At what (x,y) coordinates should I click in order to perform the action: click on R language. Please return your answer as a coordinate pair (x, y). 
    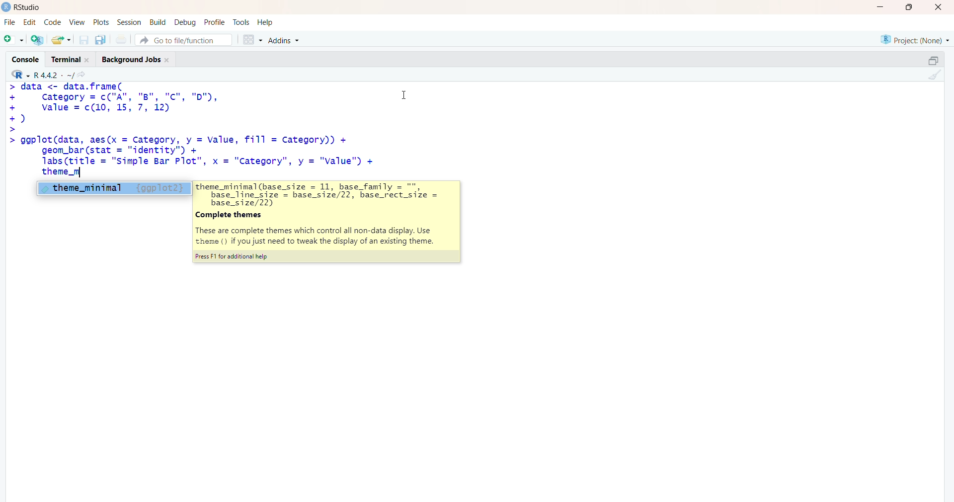
    Looking at the image, I should click on (21, 75).